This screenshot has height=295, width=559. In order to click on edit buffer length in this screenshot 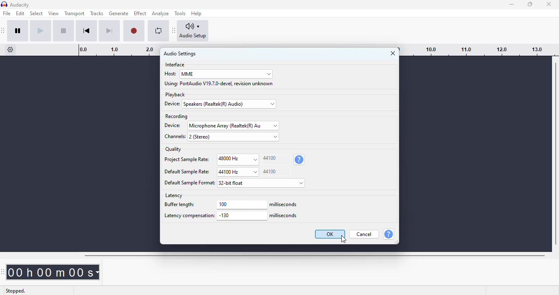, I will do `click(242, 204)`.